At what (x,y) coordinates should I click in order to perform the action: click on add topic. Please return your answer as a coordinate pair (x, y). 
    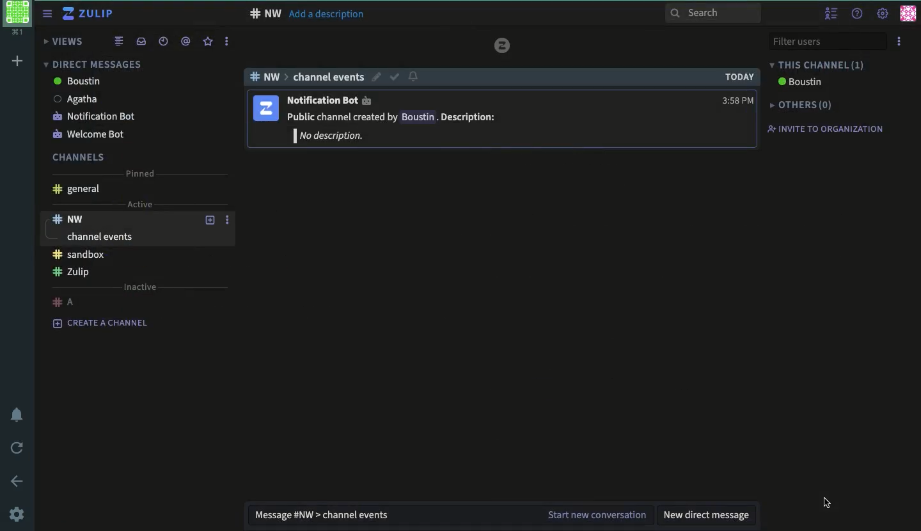
    Looking at the image, I should click on (210, 221).